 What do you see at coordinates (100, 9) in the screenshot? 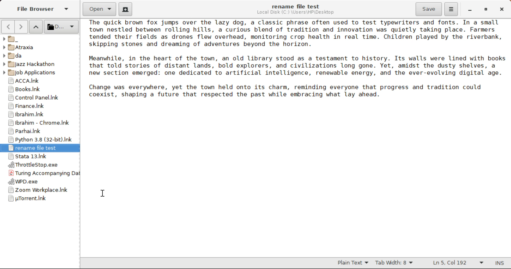
I see `Open Document` at bounding box center [100, 9].